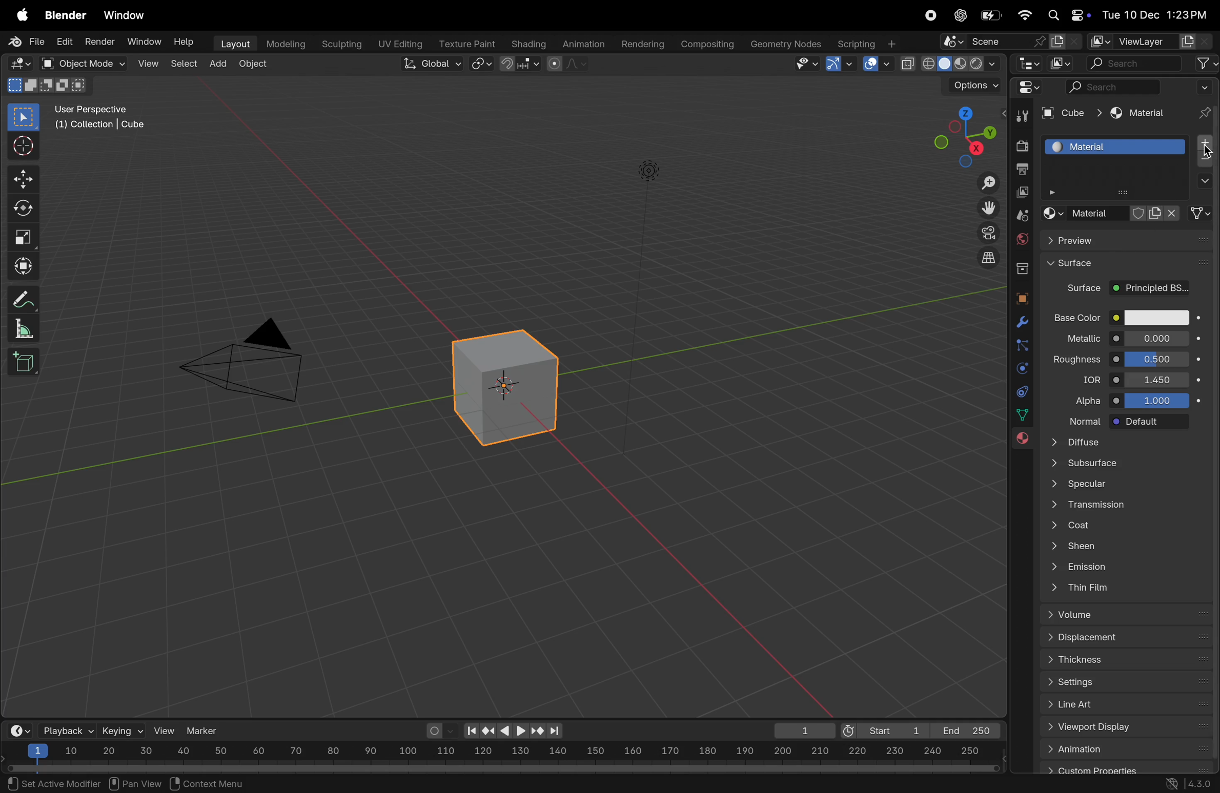  Describe the element at coordinates (1066, 15) in the screenshot. I see `apple widgets` at that location.